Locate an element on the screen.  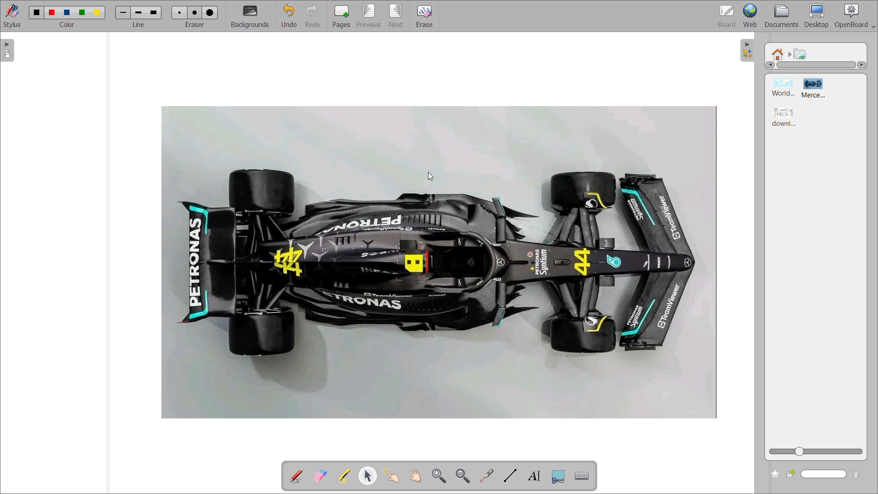
color 4 is located at coordinates (82, 14).